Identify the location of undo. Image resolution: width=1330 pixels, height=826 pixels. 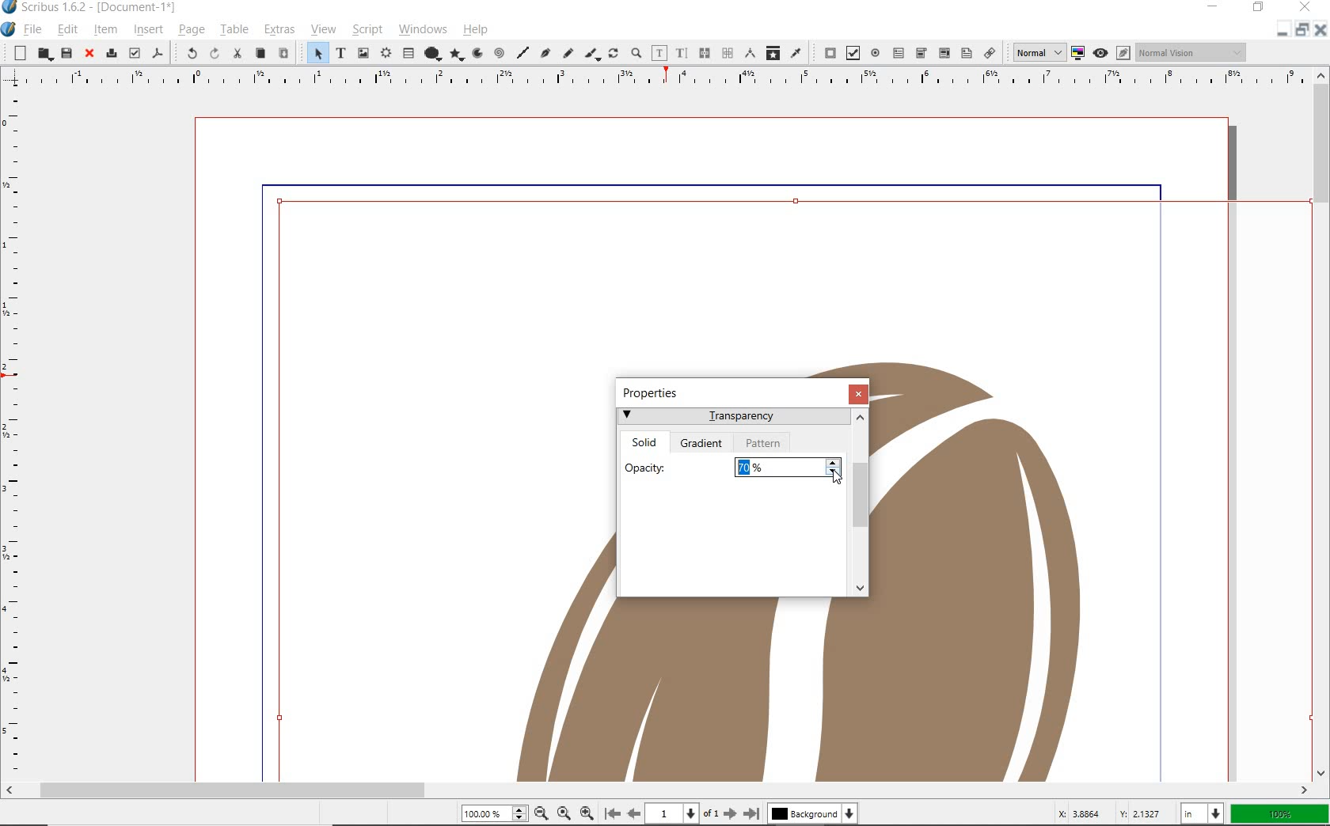
(188, 53).